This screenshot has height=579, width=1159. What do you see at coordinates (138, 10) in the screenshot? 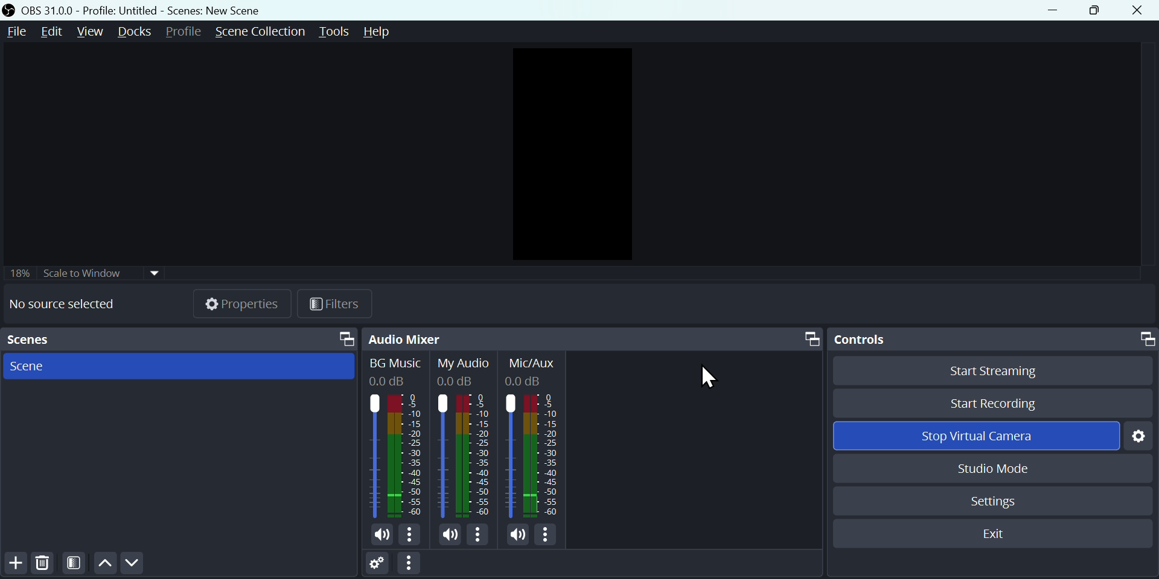
I see `OBS 31.0 .0 profile untitled scenes new scenes` at bounding box center [138, 10].